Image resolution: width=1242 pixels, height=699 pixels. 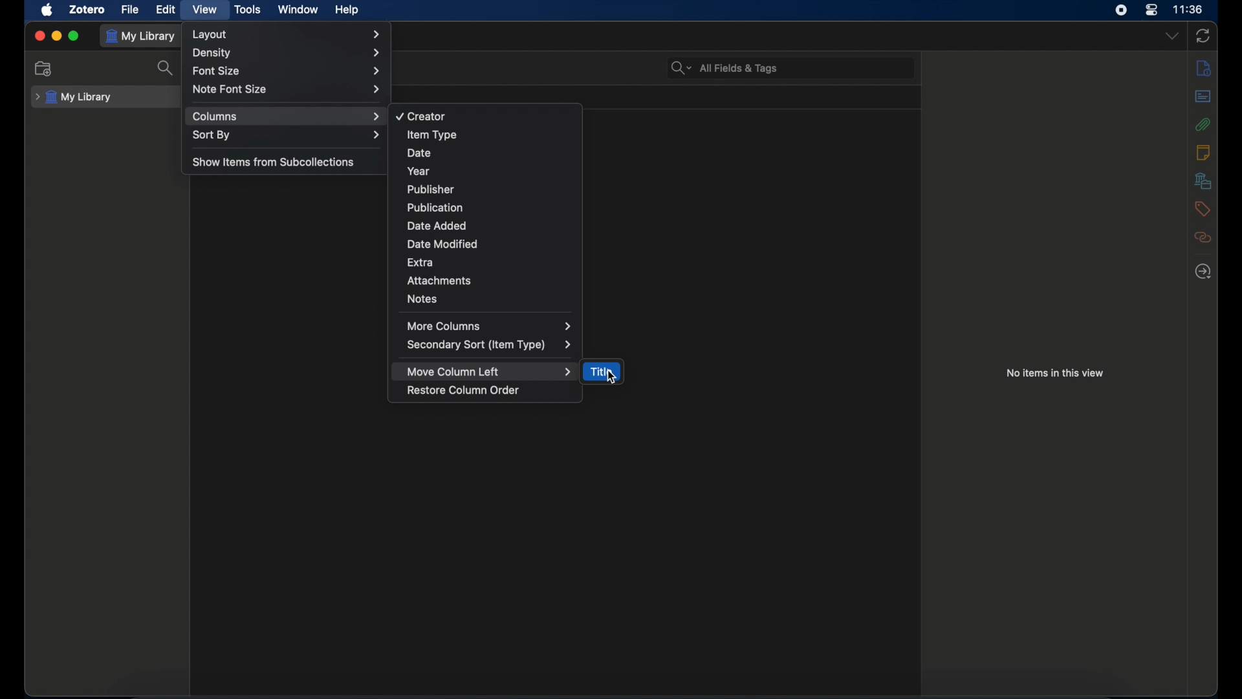 I want to click on abstract, so click(x=1203, y=96).